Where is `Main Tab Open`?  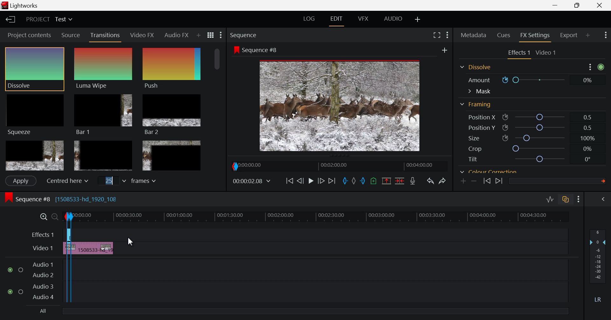
Main Tab Open is located at coordinates (502, 149).